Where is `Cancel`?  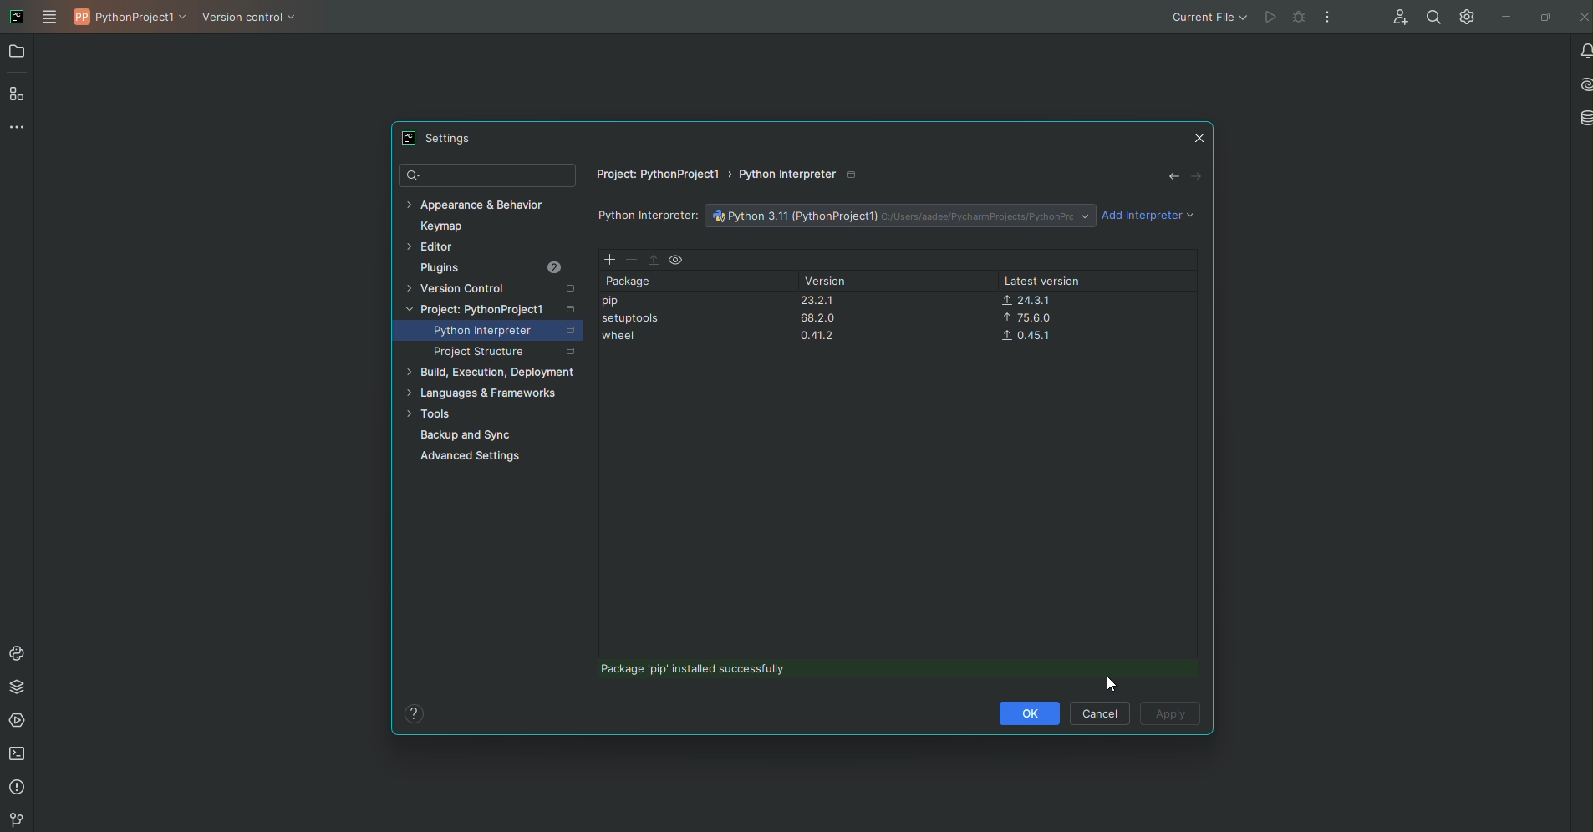
Cancel is located at coordinates (1100, 712).